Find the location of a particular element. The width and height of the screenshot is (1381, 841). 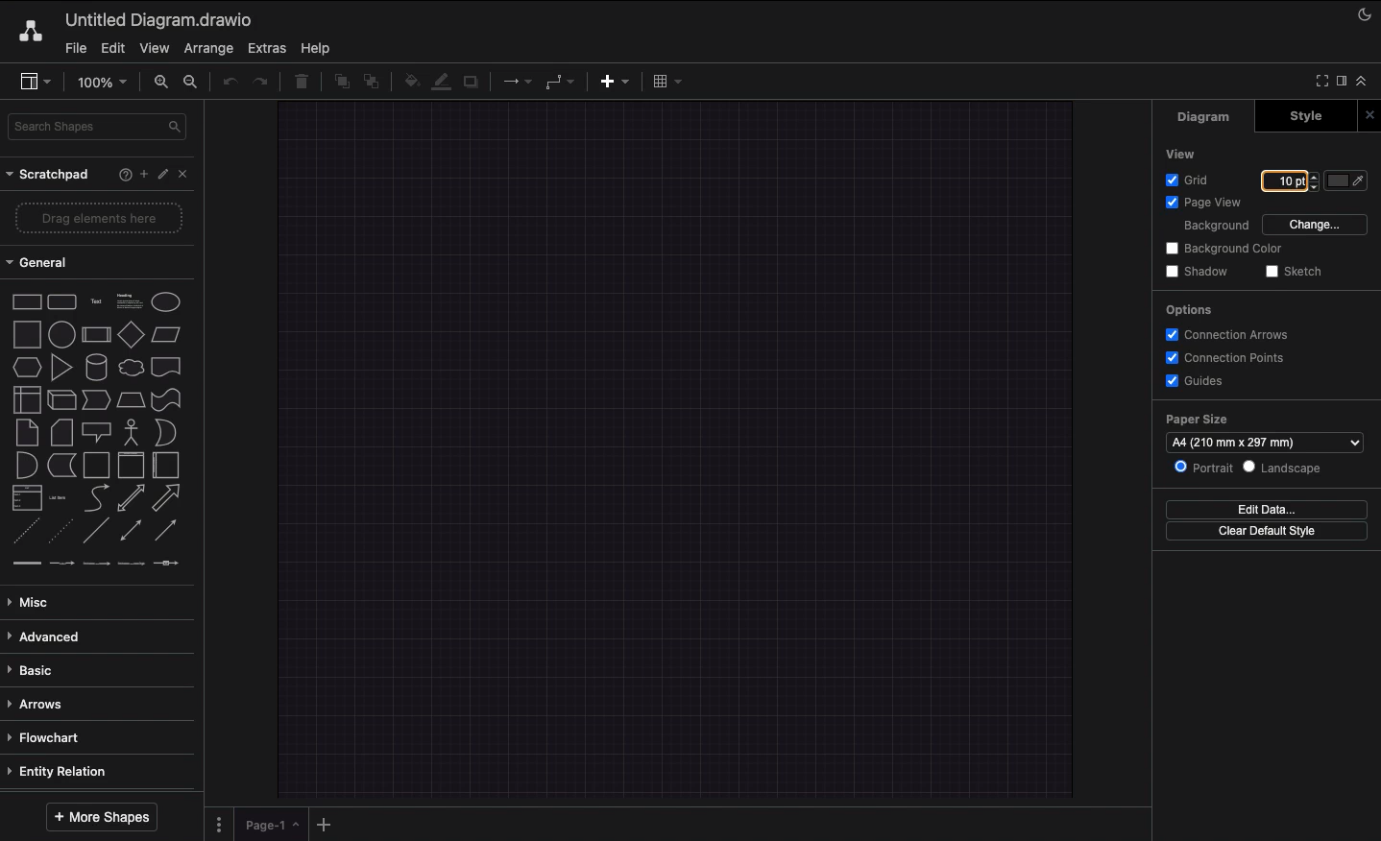

Redo is located at coordinates (263, 83).